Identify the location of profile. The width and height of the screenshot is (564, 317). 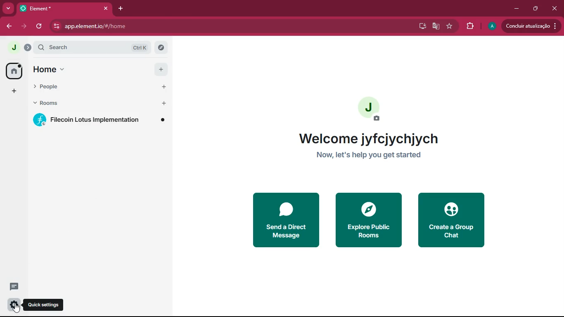
(13, 47).